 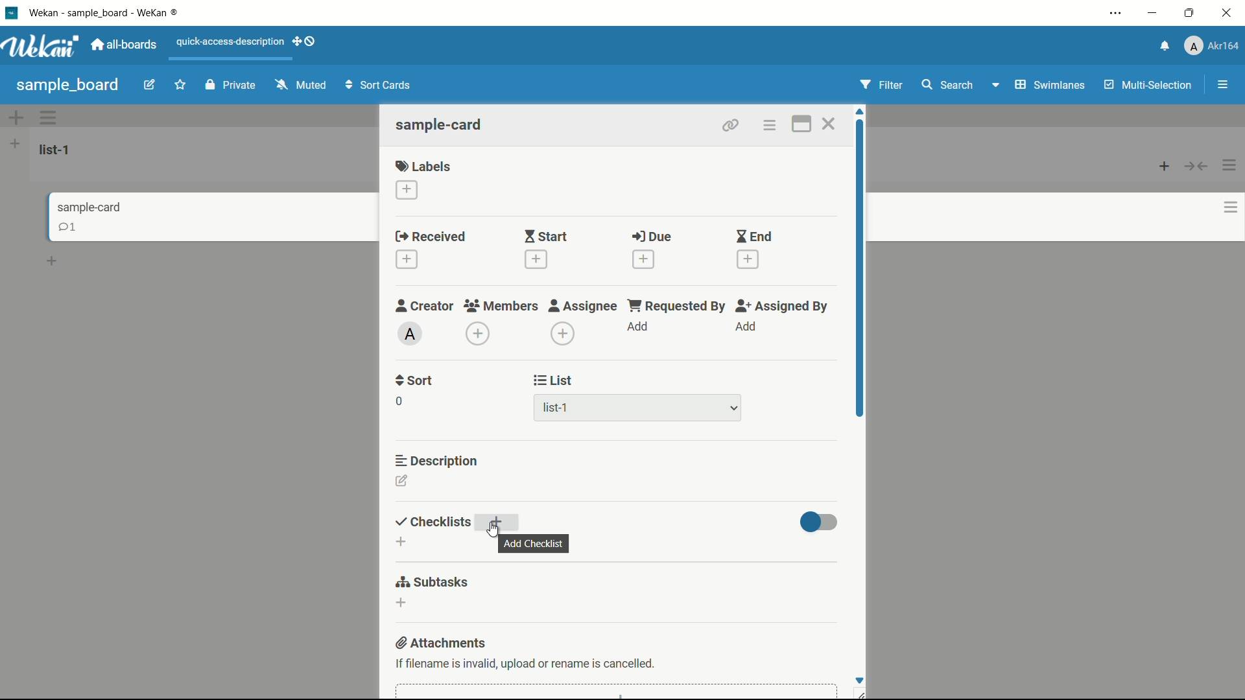 What do you see at coordinates (91, 205) in the screenshot?
I see `sample-card` at bounding box center [91, 205].